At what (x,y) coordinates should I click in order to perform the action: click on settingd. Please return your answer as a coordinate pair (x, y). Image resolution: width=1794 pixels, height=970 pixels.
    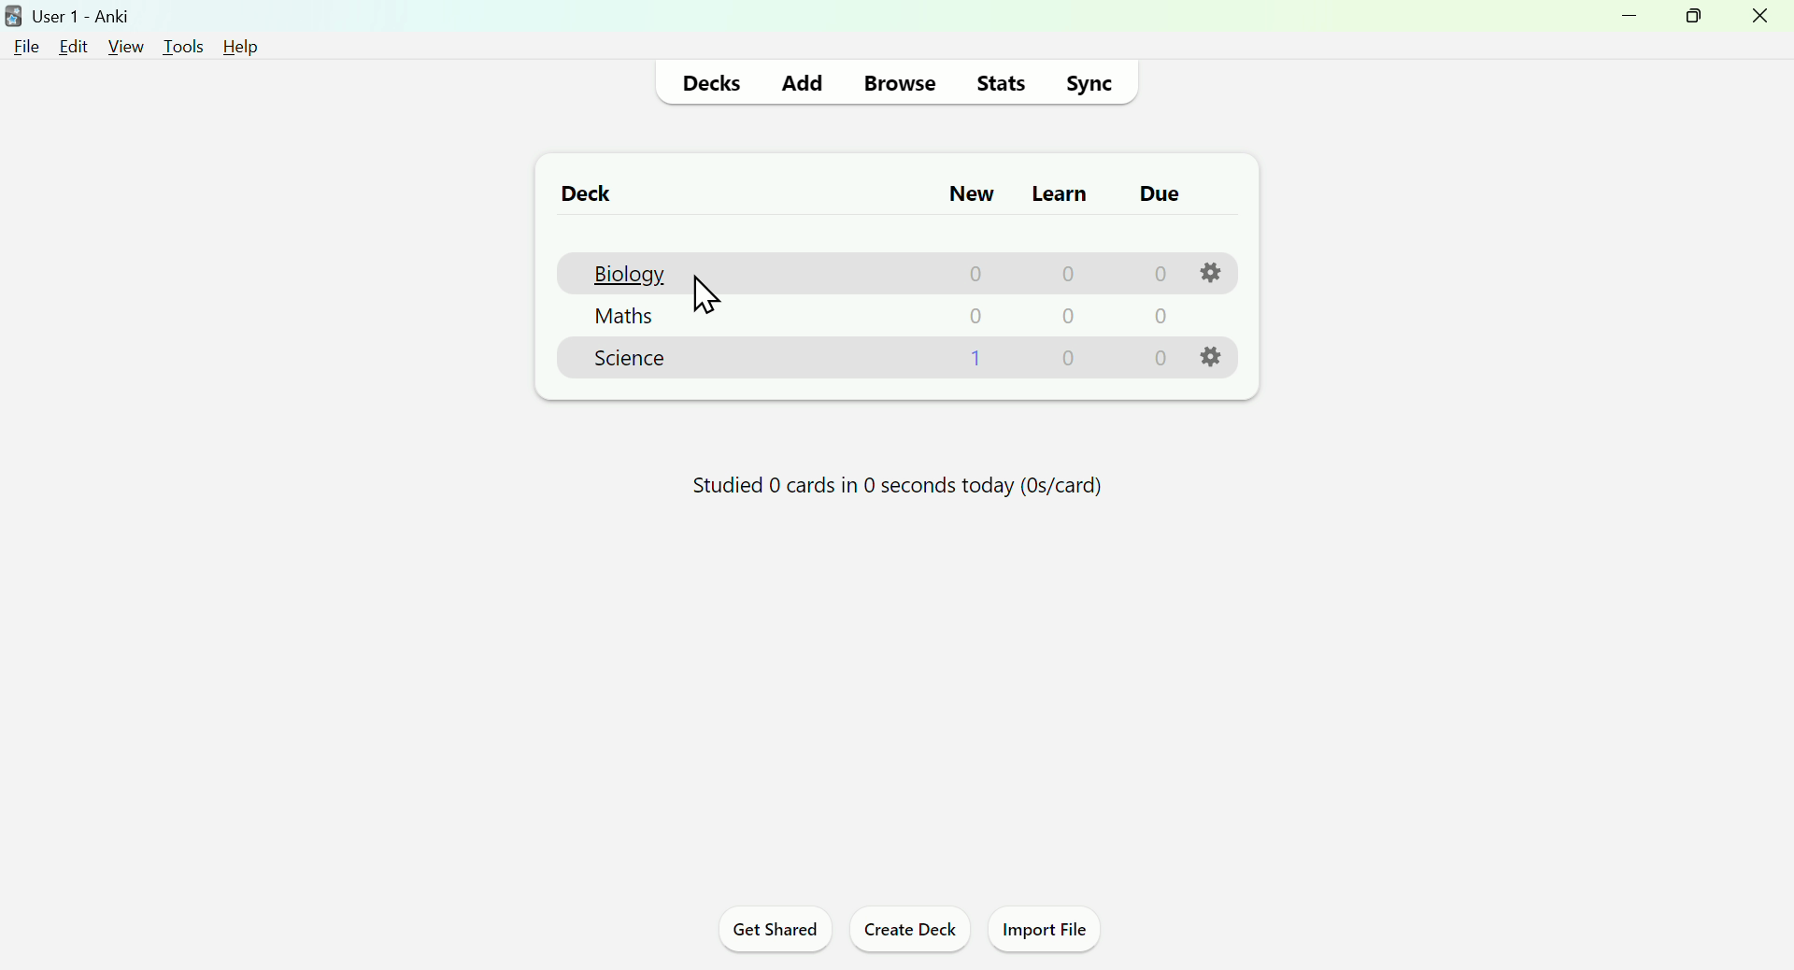
    Looking at the image, I should click on (1206, 271).